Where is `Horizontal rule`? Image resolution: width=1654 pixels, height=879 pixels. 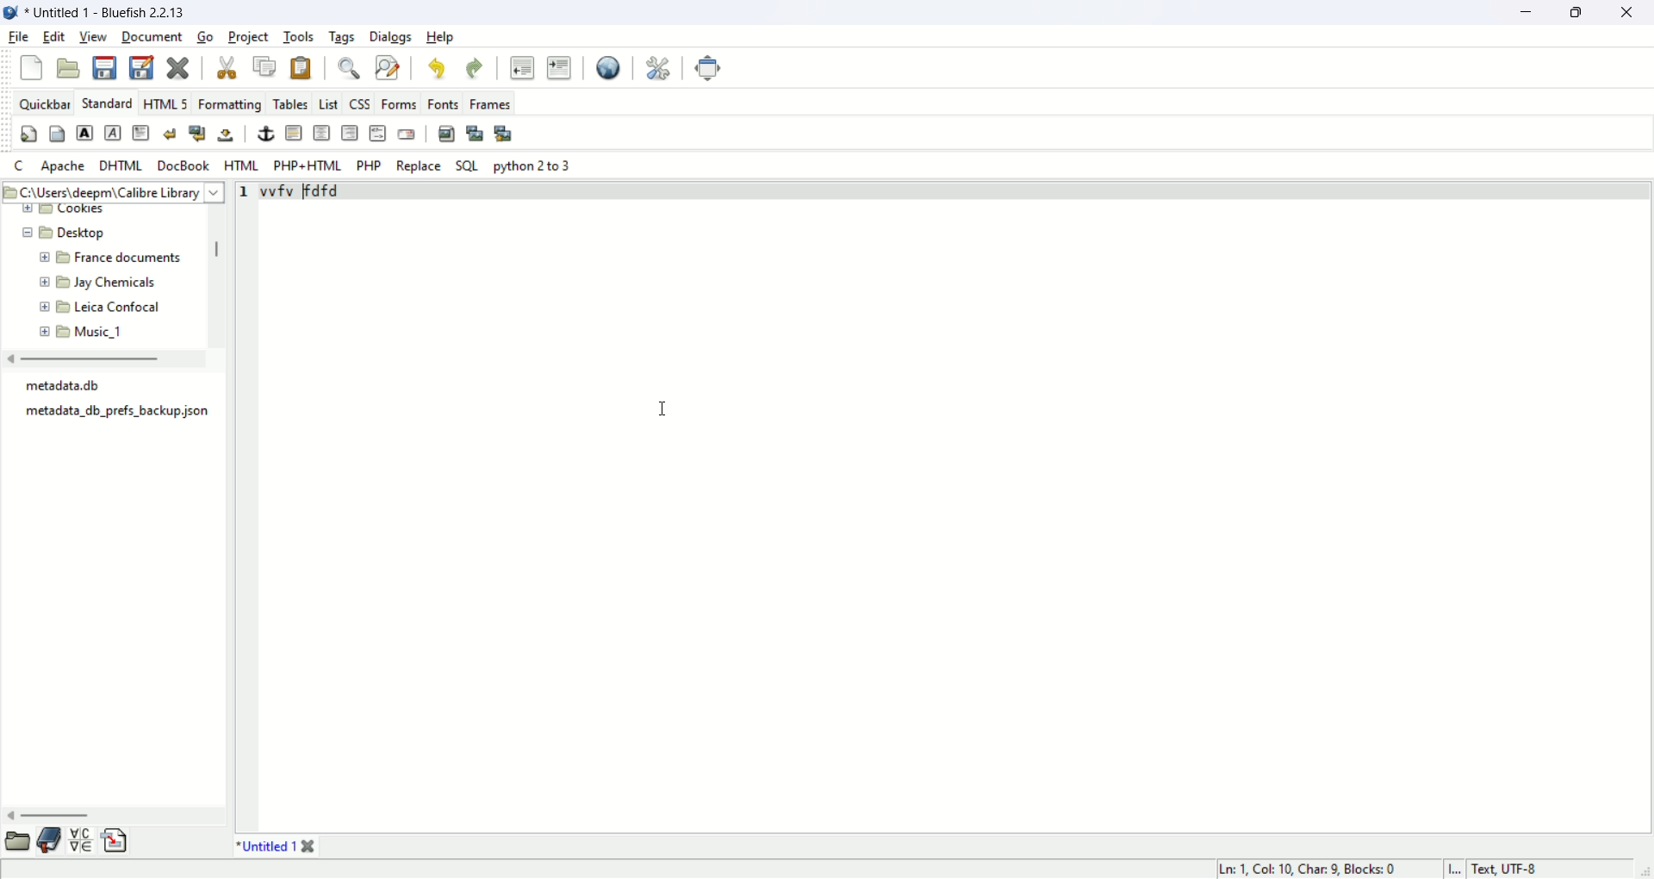
Horizontal rule is located at coordinates (295, 132).